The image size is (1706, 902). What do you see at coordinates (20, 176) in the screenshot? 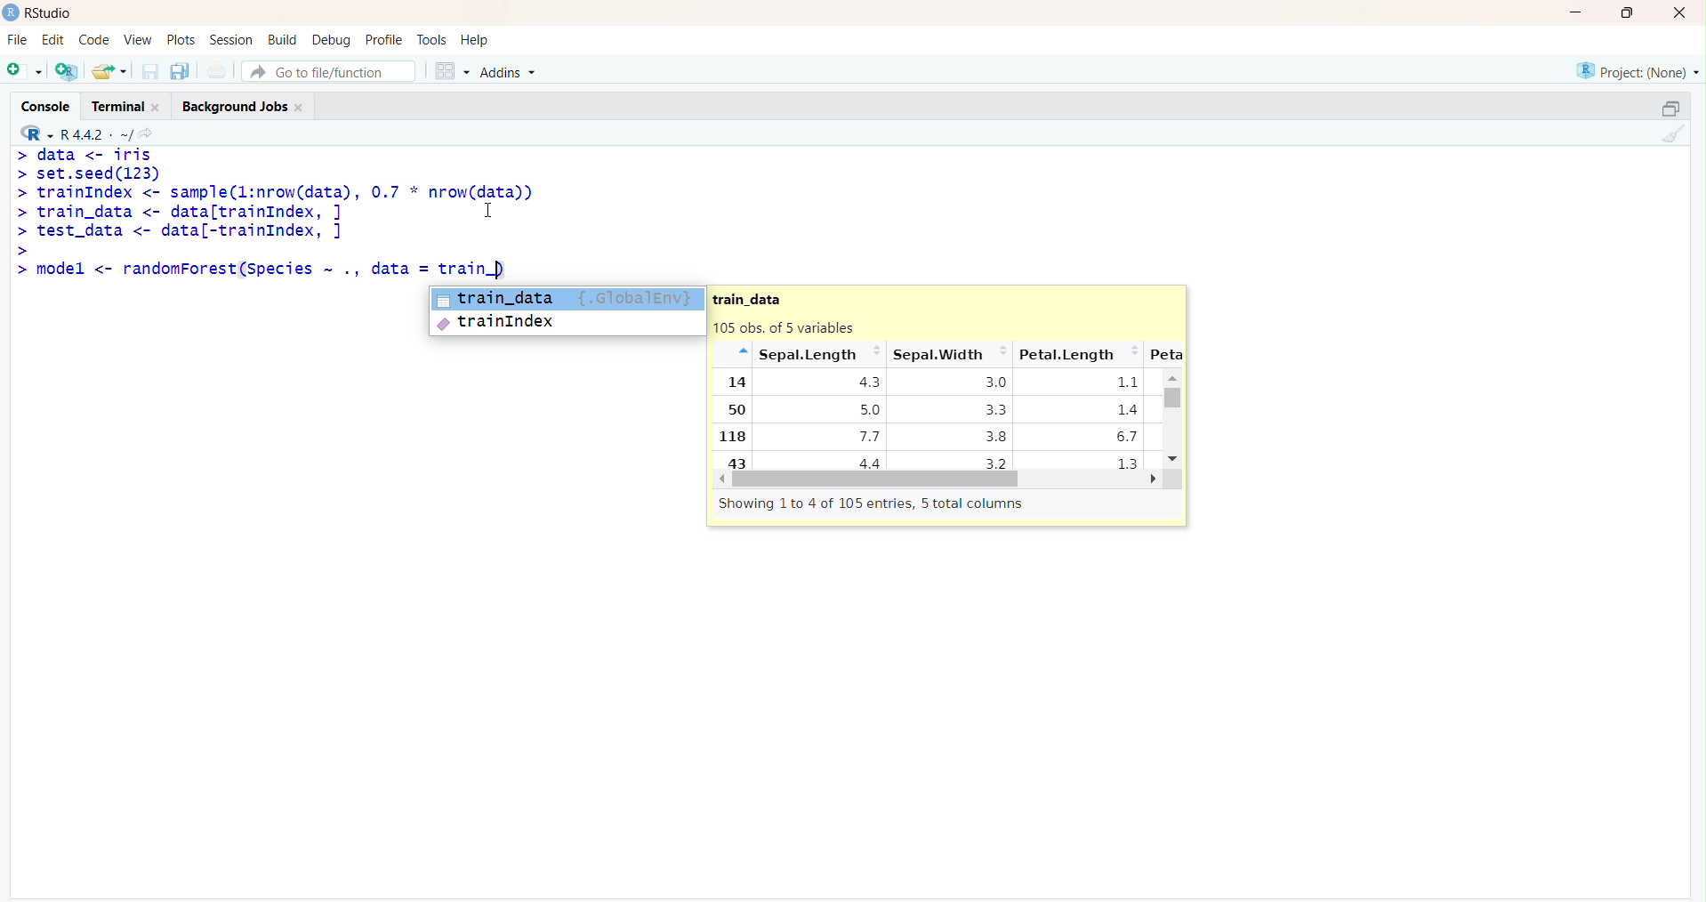
I see `Prompt cursor` at bounding box center [20, 176].